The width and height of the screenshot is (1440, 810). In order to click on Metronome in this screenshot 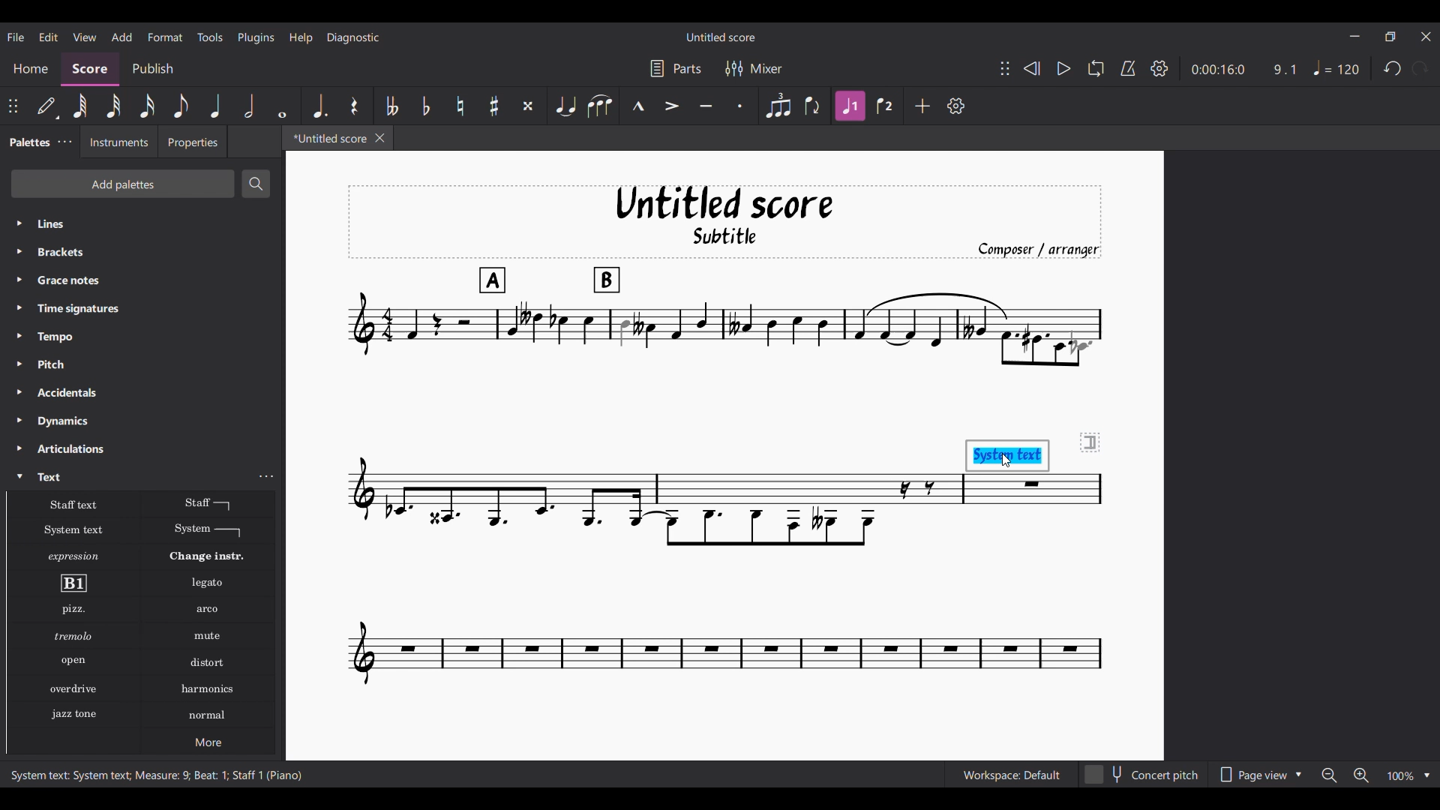, I will do `click(1128, 68)`.